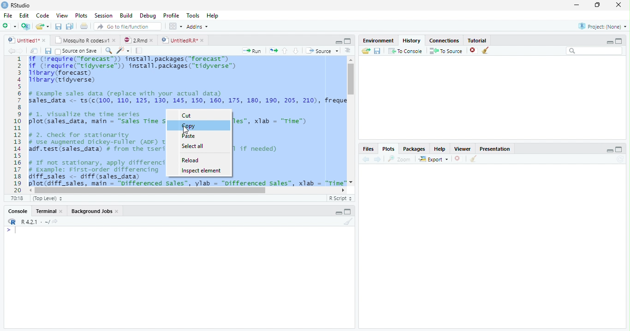 The image size is (630, 331). What do you see at coordinates (138, 70) in the screenshot?
I see `if (‘require("forecast”)) install.packages("forecast™)
if (irequire("tidyverse™) install.packages("tidyverse™)
library (forecast)

Tibrary(tidyverse)` at bounding box center [138, 70].